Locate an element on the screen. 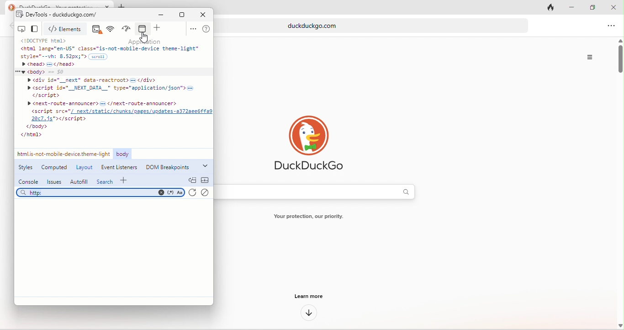 This screenshot has width=624, height=330. text is located at coordinates (313, 217).